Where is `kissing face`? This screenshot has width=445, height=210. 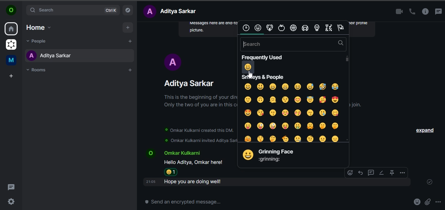
kissing face is located at coordinates (274, 113).